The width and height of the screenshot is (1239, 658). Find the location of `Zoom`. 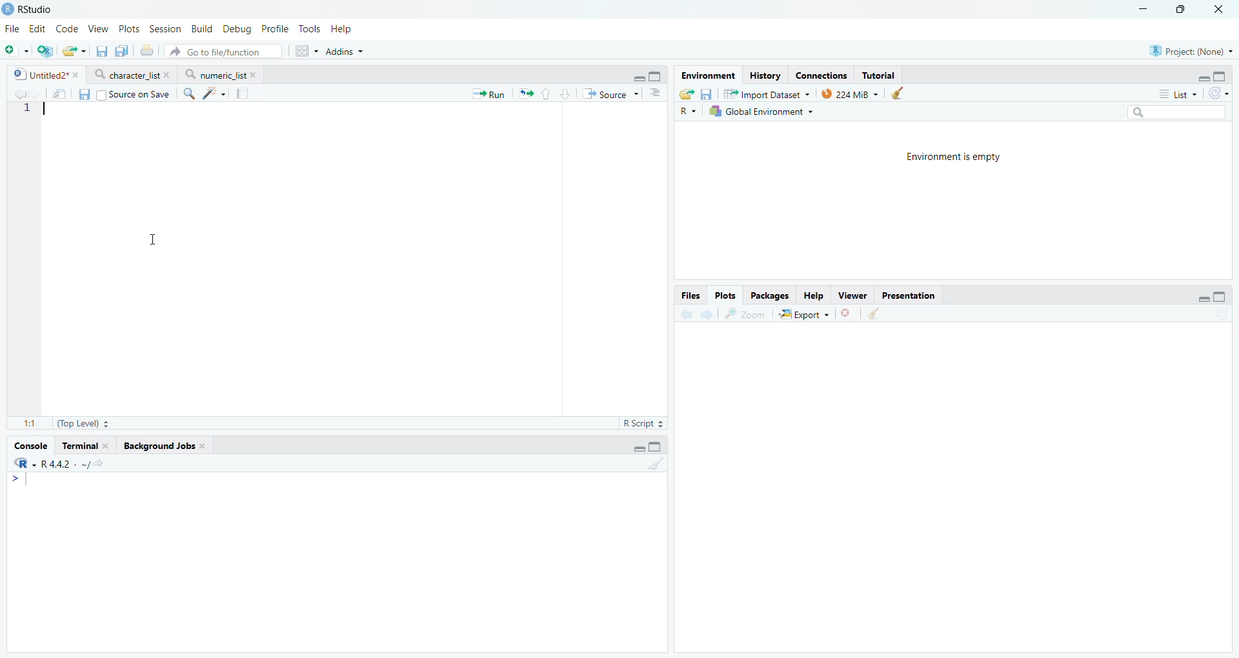

Zoom is located at coordinates (745, 314).